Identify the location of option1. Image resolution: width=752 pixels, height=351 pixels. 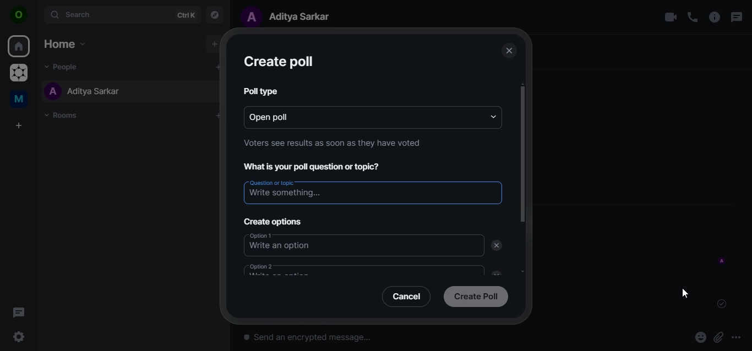
(309, 245).